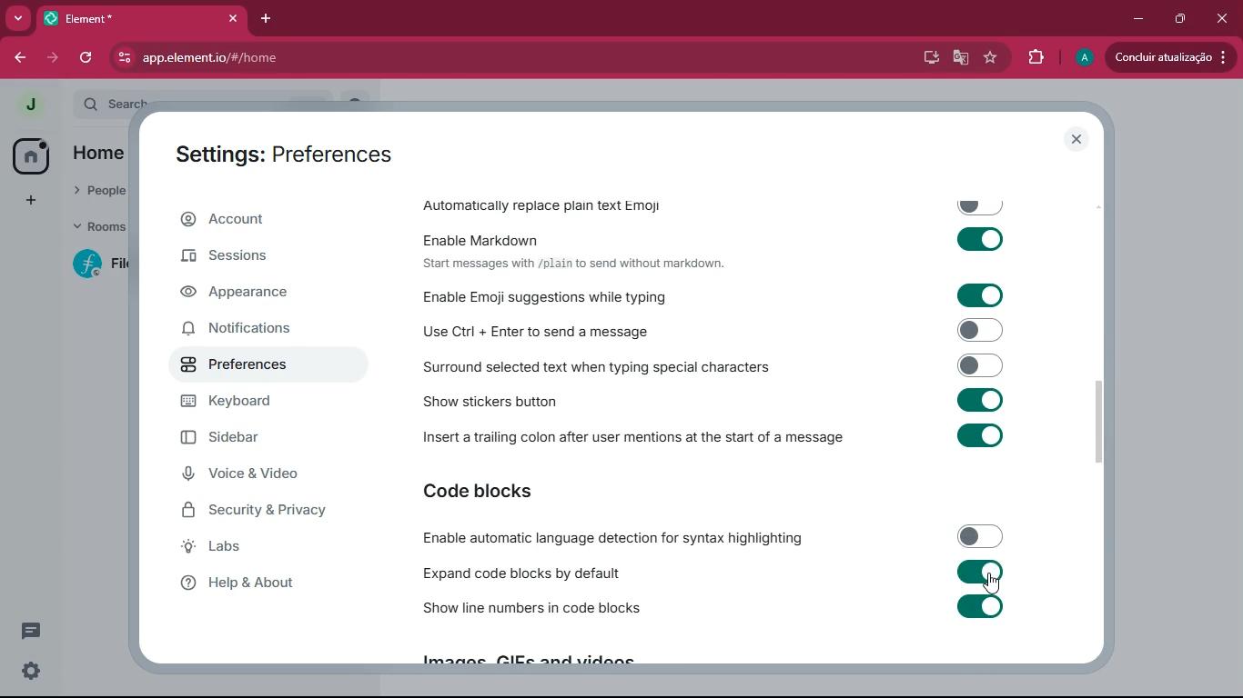  What do you see at coordinates (98, 194) in the screenshot?
I see `people` at bounding box center [98, 194].